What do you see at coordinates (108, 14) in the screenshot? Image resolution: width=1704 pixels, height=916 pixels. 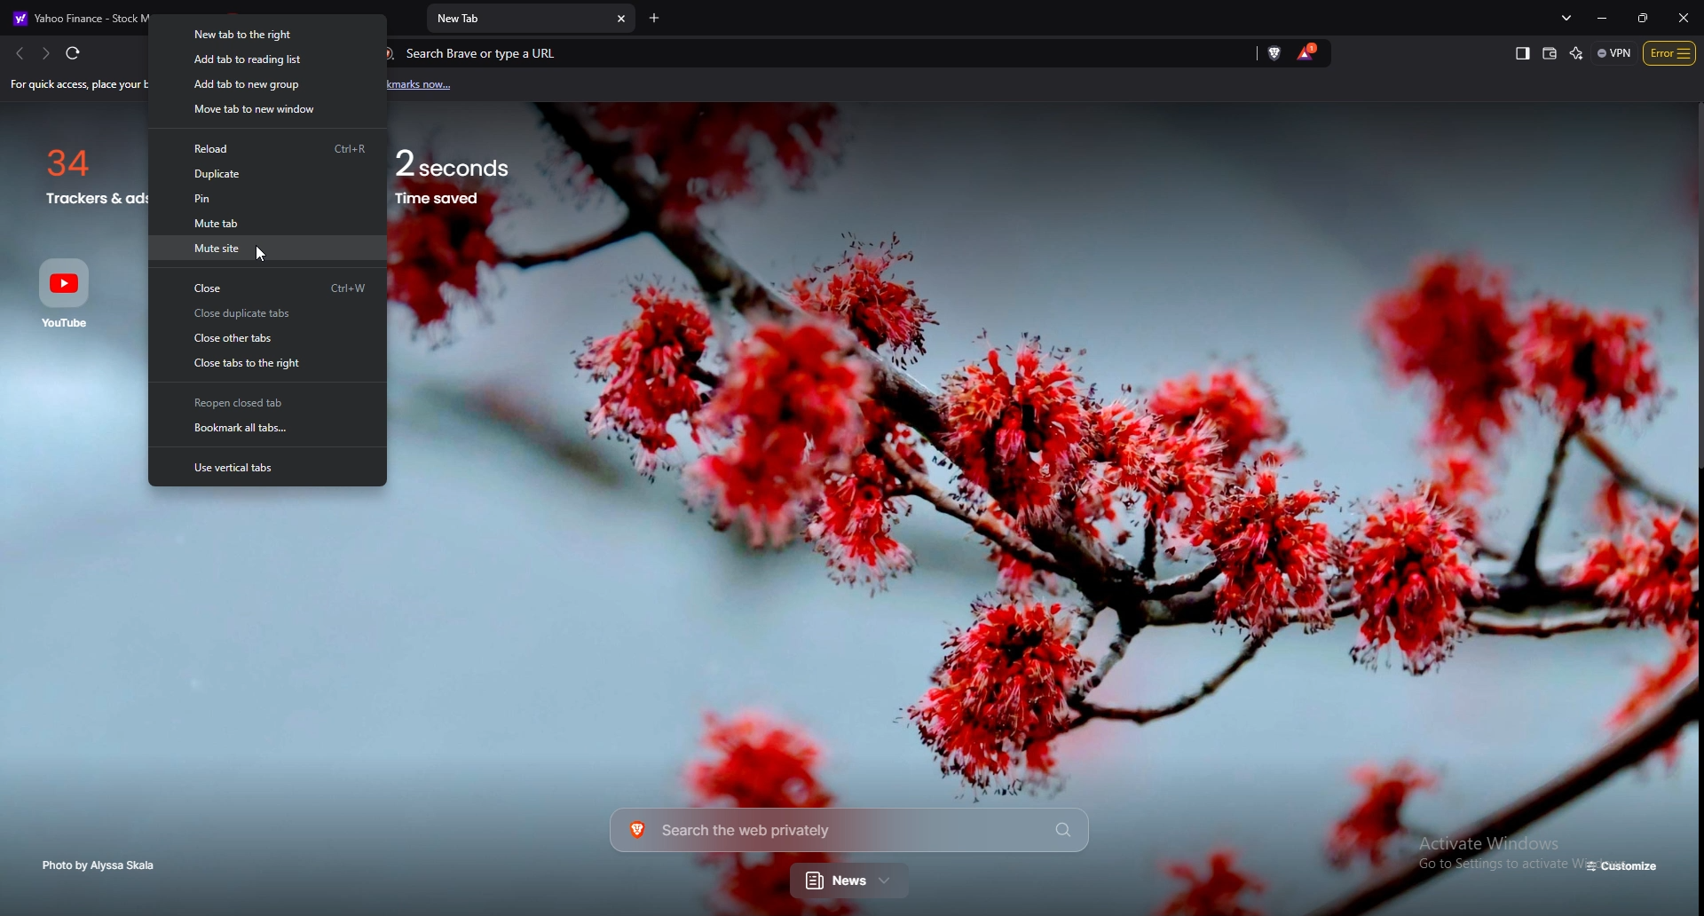 I see `Yahoo Finance - Stock Market` at bounding box center [108, 14].